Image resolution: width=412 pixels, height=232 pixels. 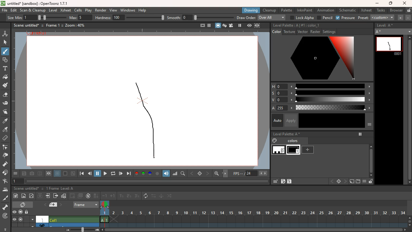 What do you see at coordinates (32, 196) in the screenshot?
I see `circle` at bounding box center [32, 196].